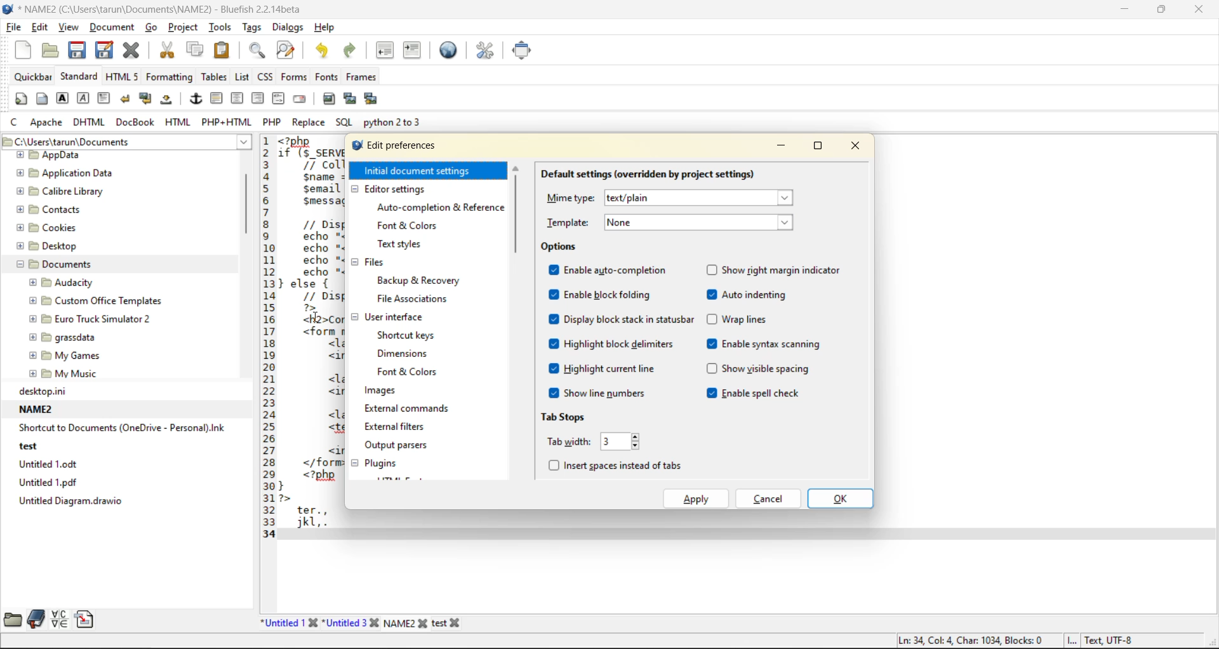 The height and width of the screenshot is (649, 1219). I want to click on php html, so click(227, 122).